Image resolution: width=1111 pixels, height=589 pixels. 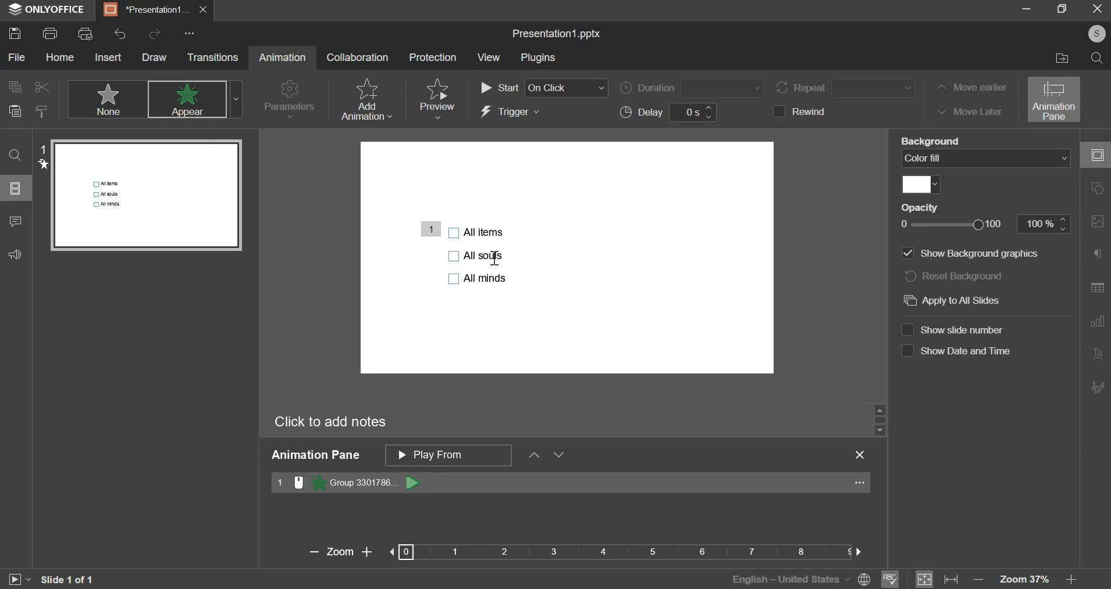 What do you see at coordinates (494, 258) in the screenshot?
I see `Cursor` at bounding box center [494, 258].